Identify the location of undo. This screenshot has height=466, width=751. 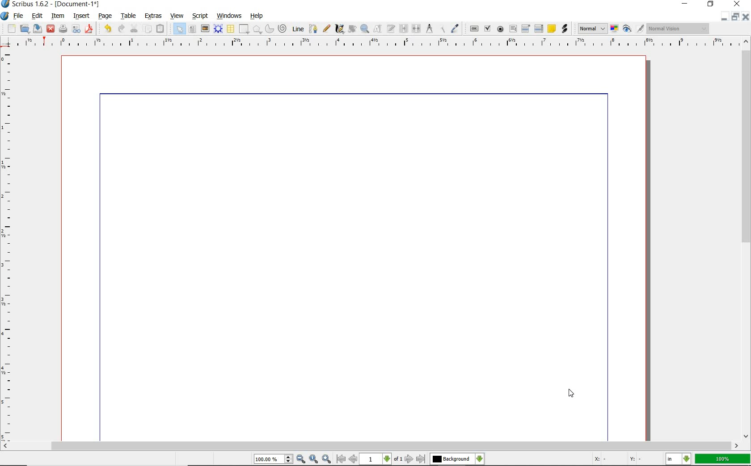
(107, 29).